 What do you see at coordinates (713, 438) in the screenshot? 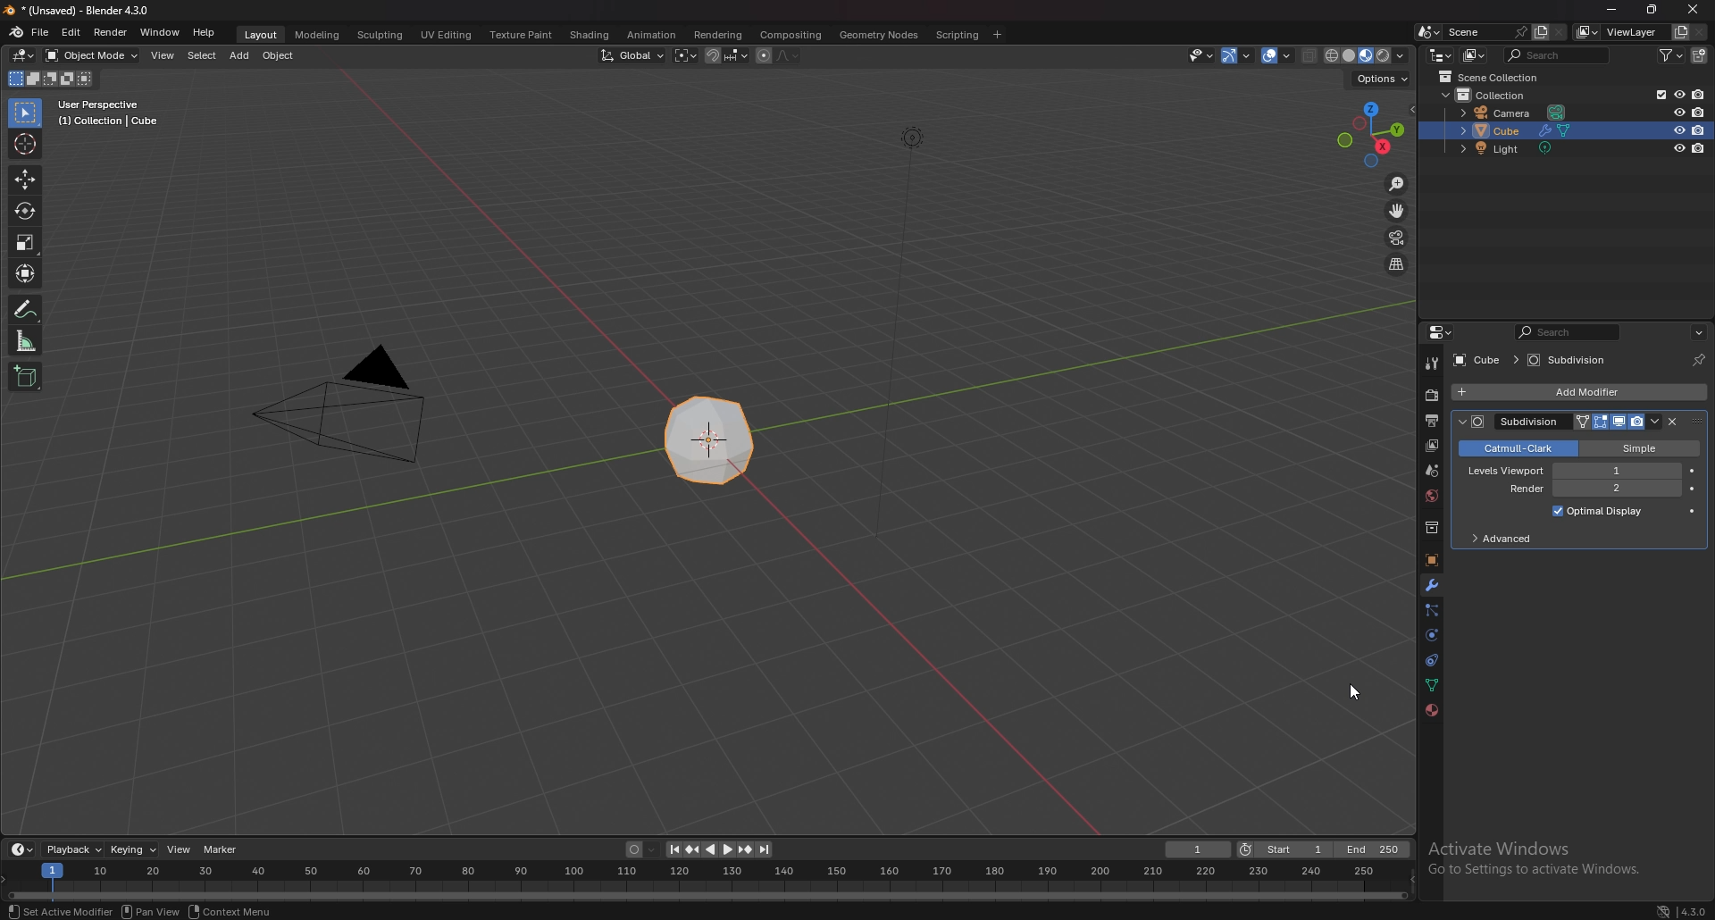
I see `cube` at bounding box center [713, 438].